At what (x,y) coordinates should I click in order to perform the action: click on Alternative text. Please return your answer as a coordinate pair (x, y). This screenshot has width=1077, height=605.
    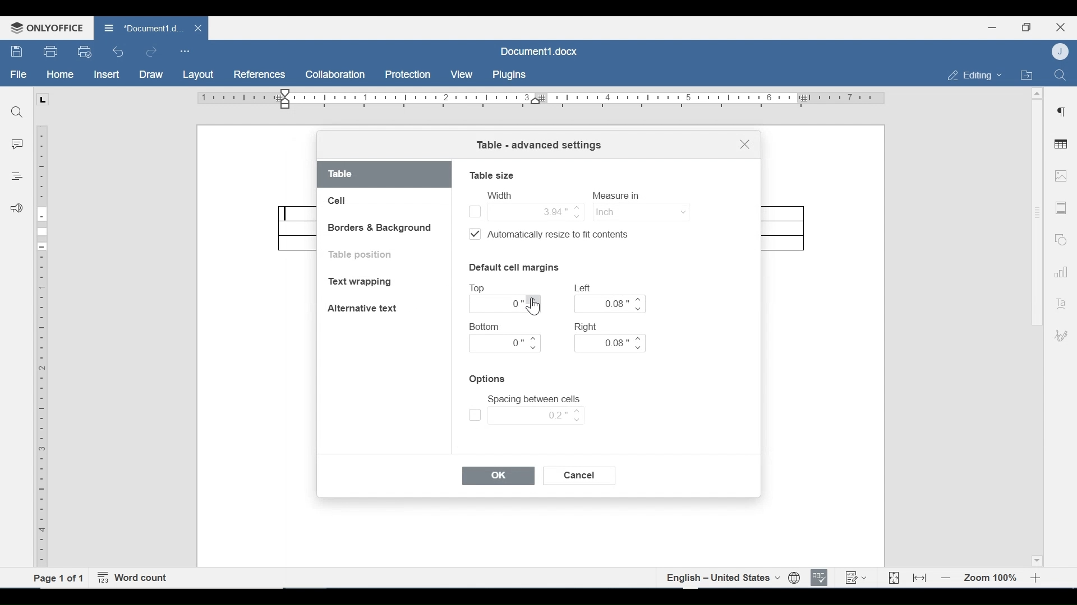
    Looking at the image, I should click on (362, 308).